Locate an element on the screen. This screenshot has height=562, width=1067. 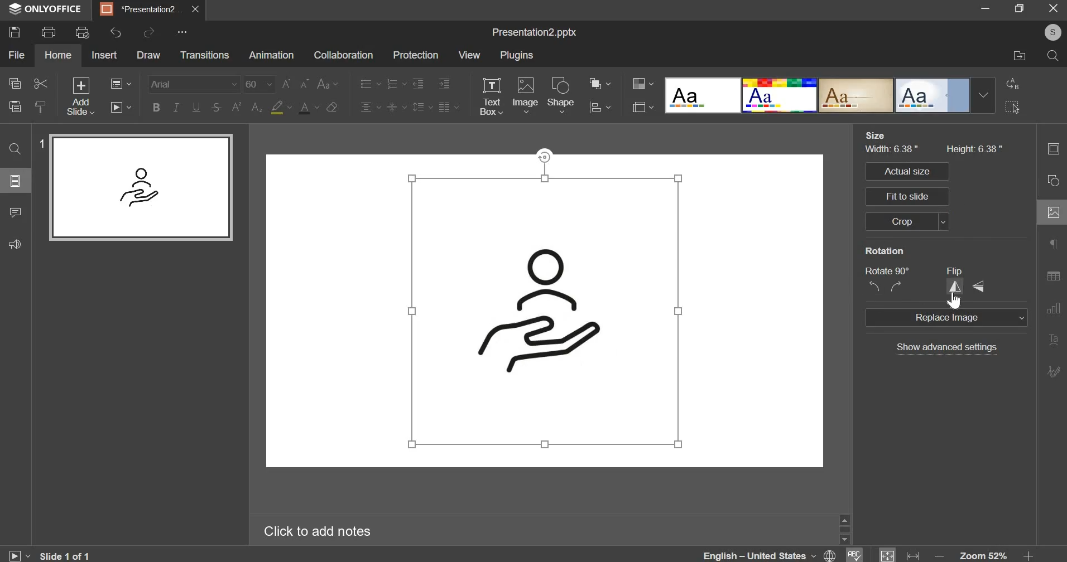
customize quick access menu is located at coordinates (180, 32).